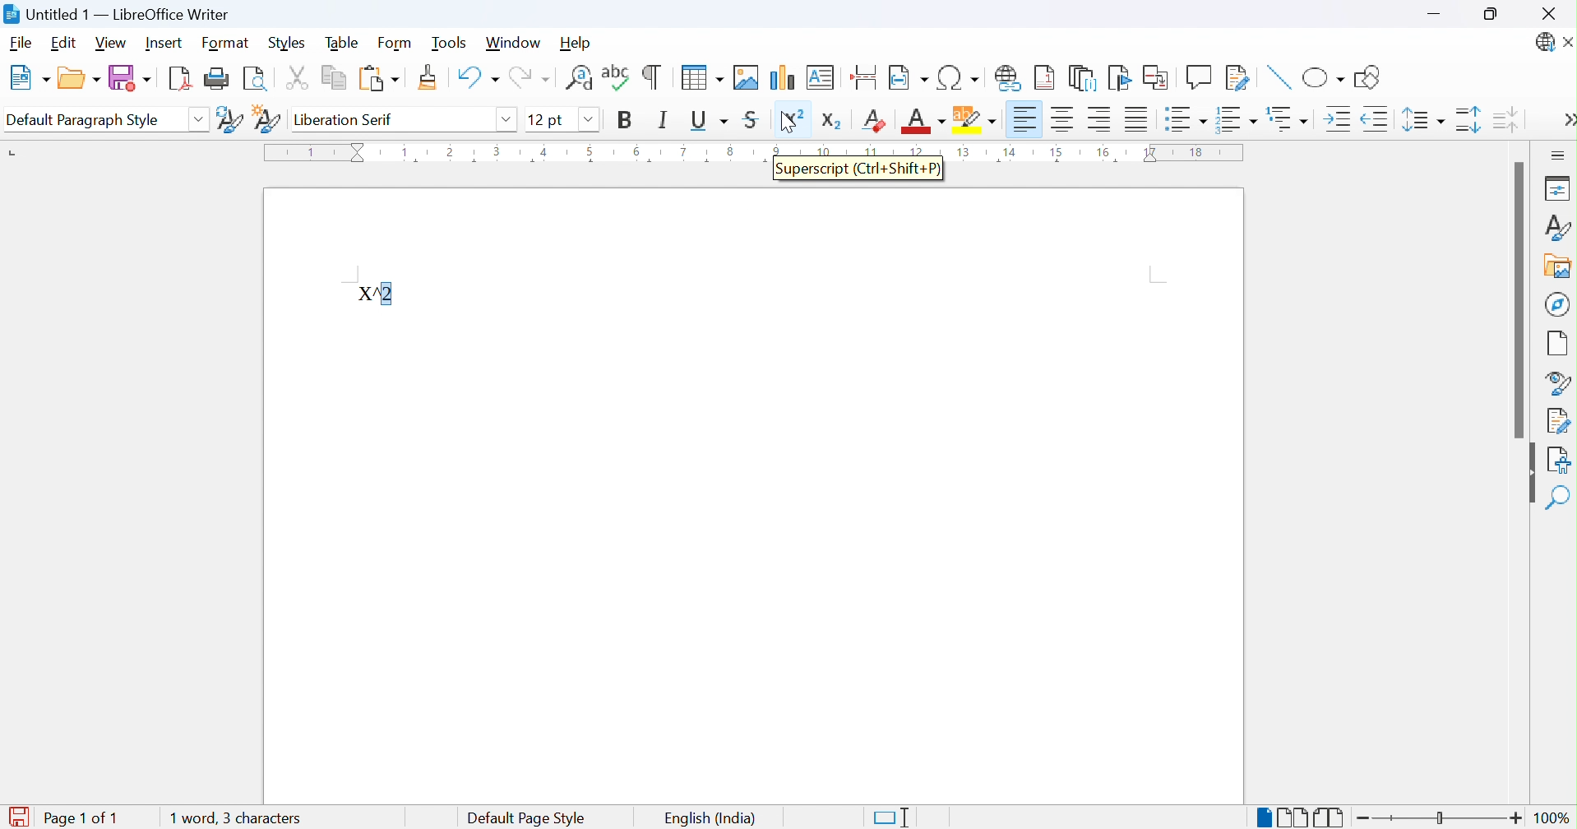  I want to click on Toggle formatting marks, so click(654, 75).